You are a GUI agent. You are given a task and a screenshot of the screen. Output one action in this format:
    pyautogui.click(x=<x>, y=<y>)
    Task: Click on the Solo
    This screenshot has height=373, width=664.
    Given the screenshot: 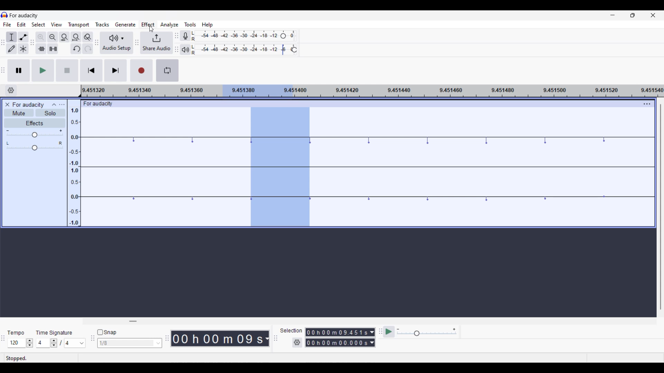 What is the action you would take?
    pyautogui.click(x=50, y=113)
    